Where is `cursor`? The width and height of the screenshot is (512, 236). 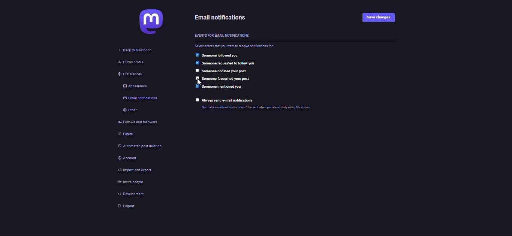 cursor is located at coordinates (199, 82).